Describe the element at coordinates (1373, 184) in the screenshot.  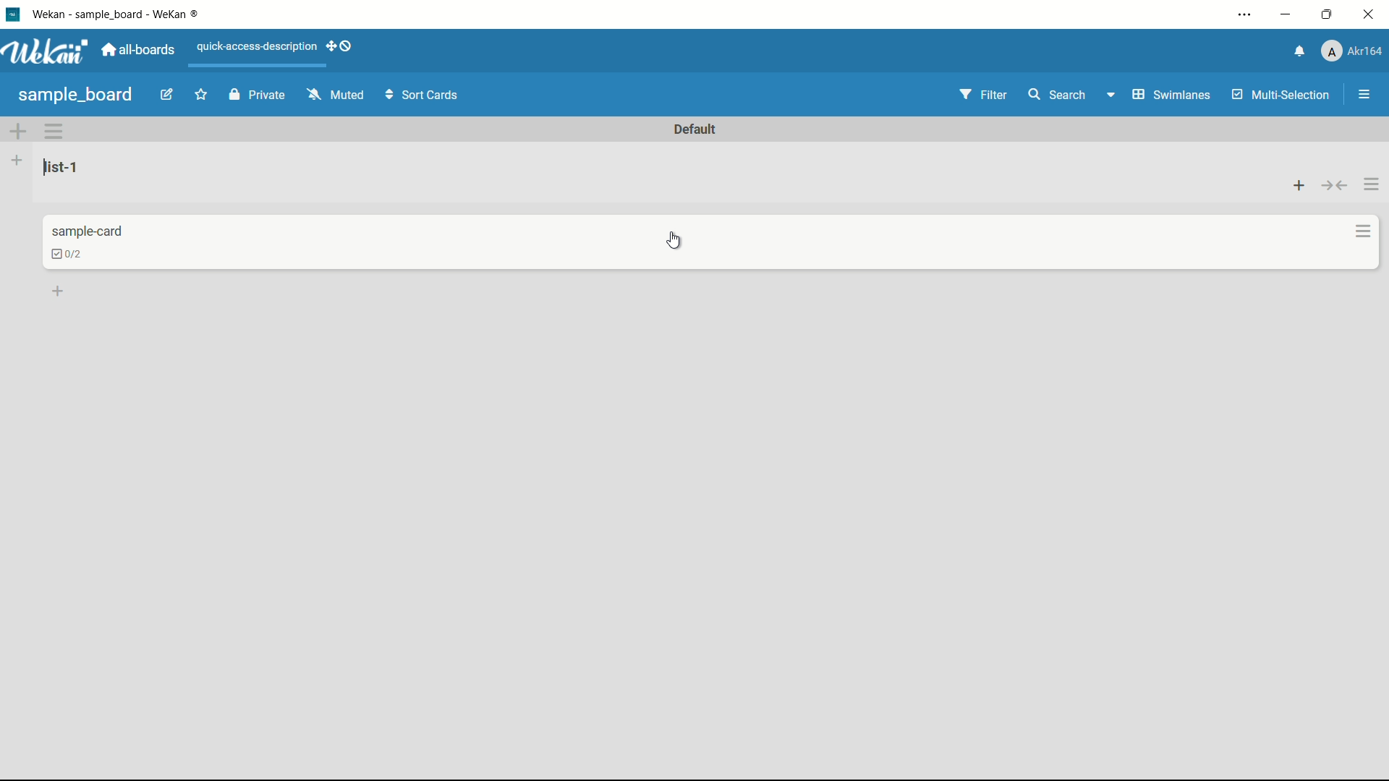
I see `list actions` at that location.